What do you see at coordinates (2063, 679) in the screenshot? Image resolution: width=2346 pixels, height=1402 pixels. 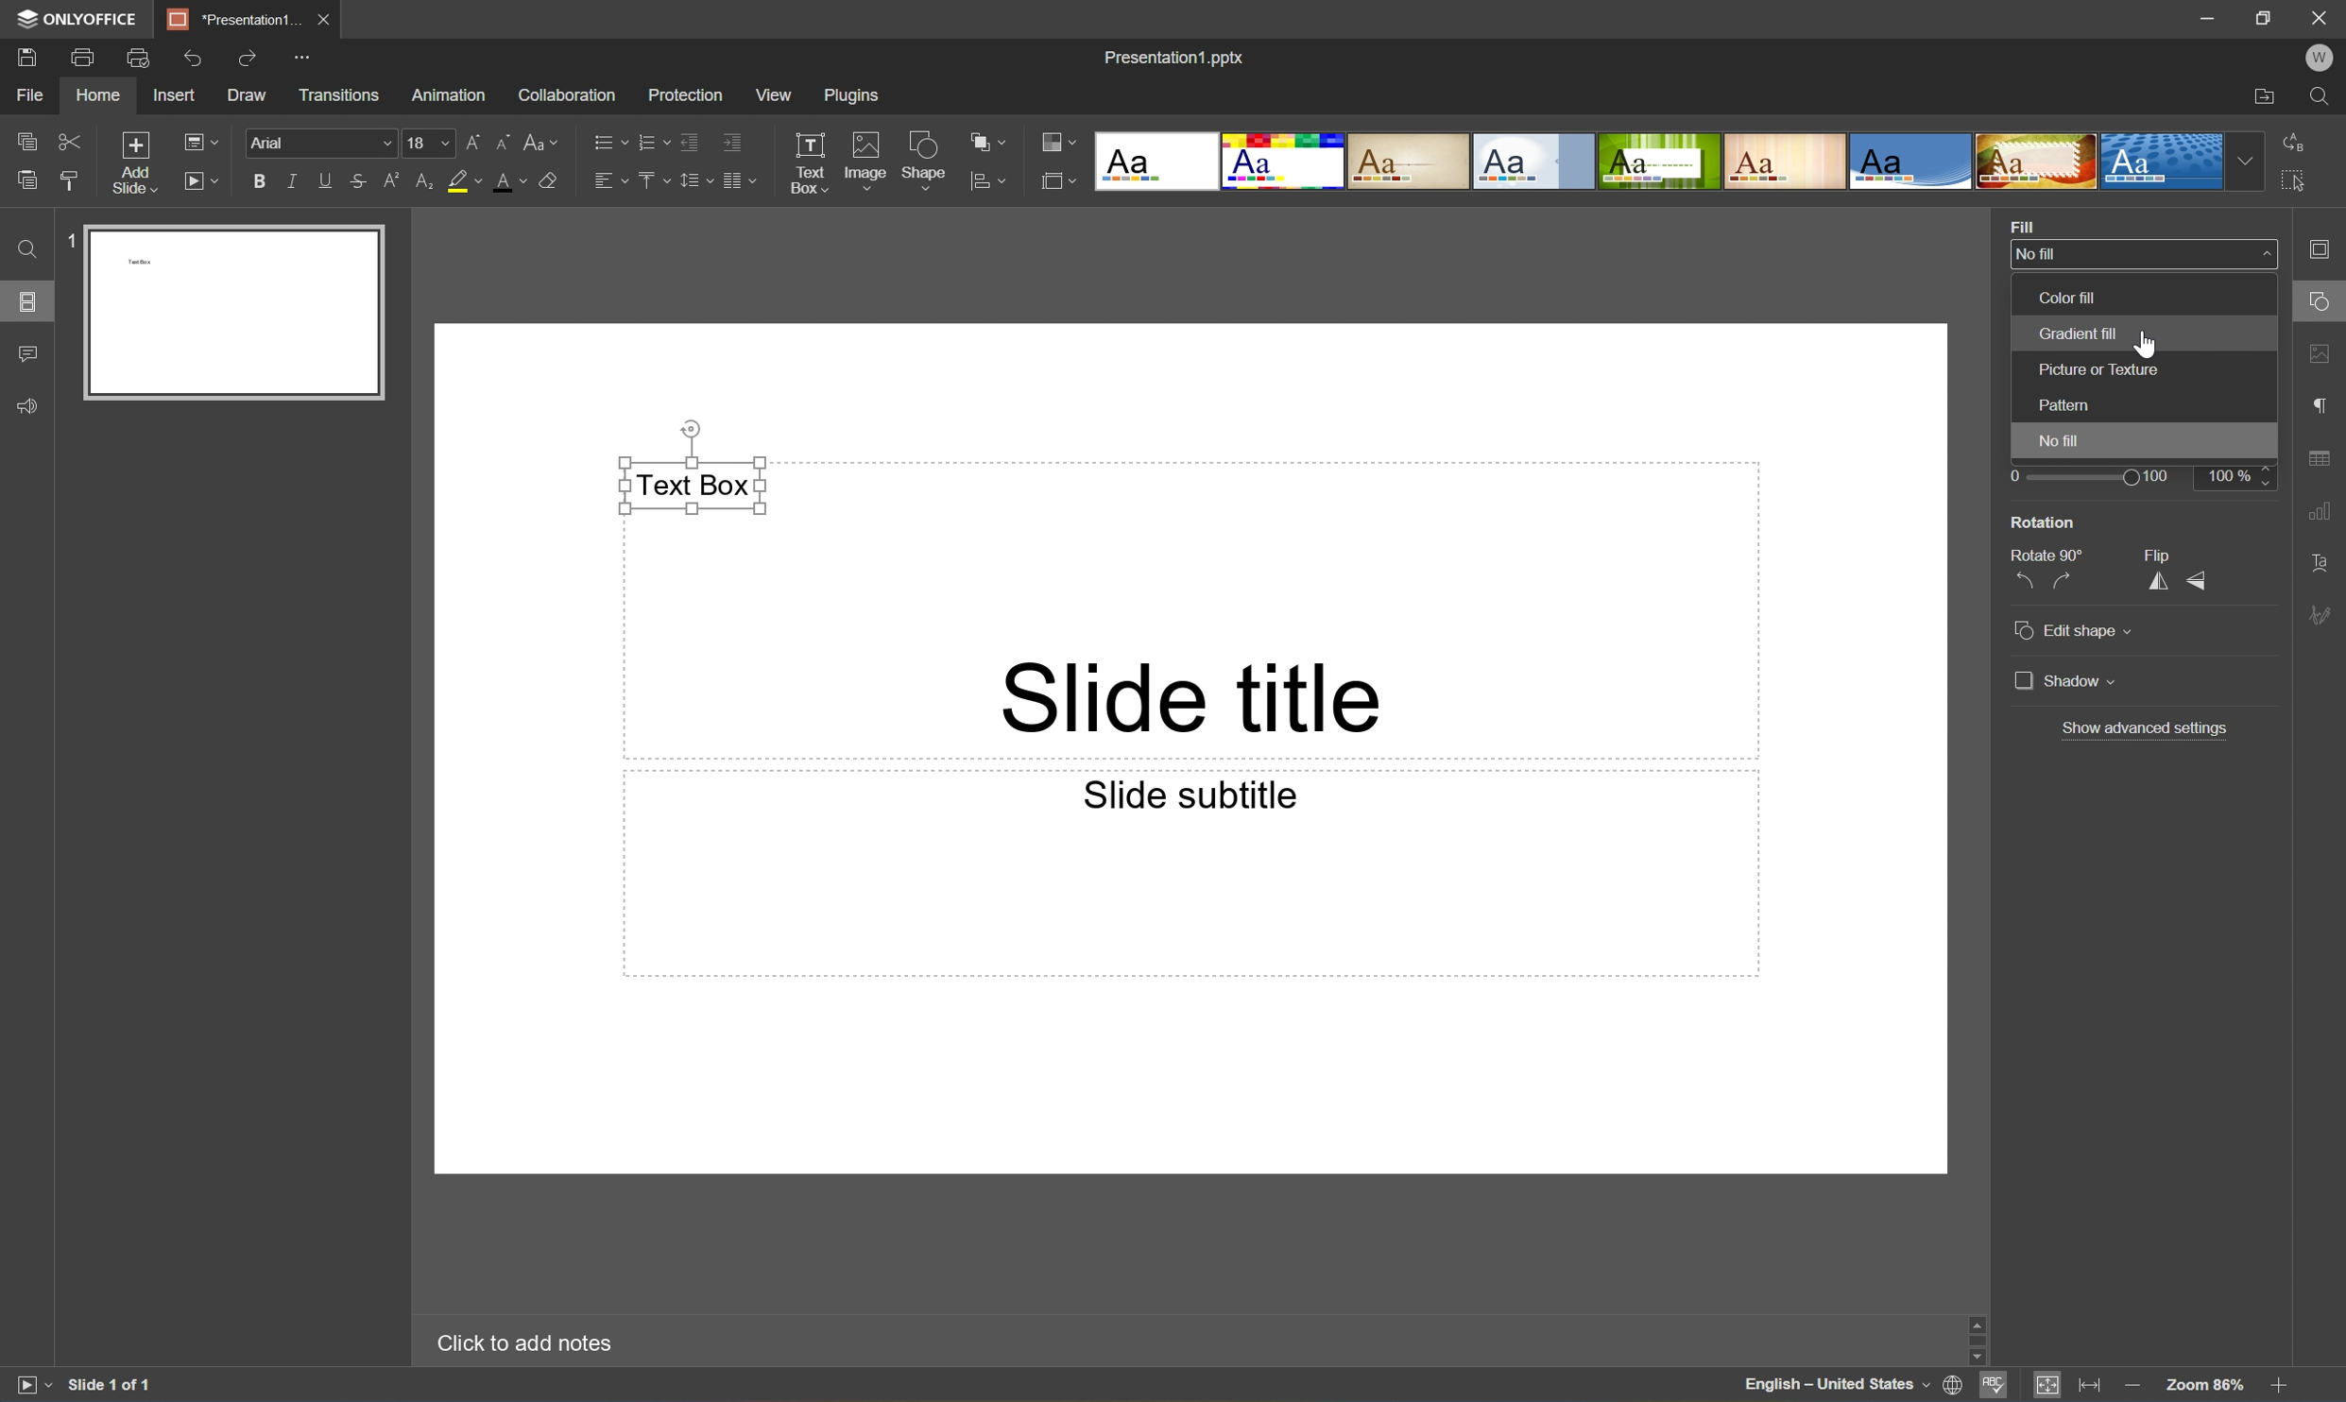 I see `Shadow` at bounding box center [2063, 679].